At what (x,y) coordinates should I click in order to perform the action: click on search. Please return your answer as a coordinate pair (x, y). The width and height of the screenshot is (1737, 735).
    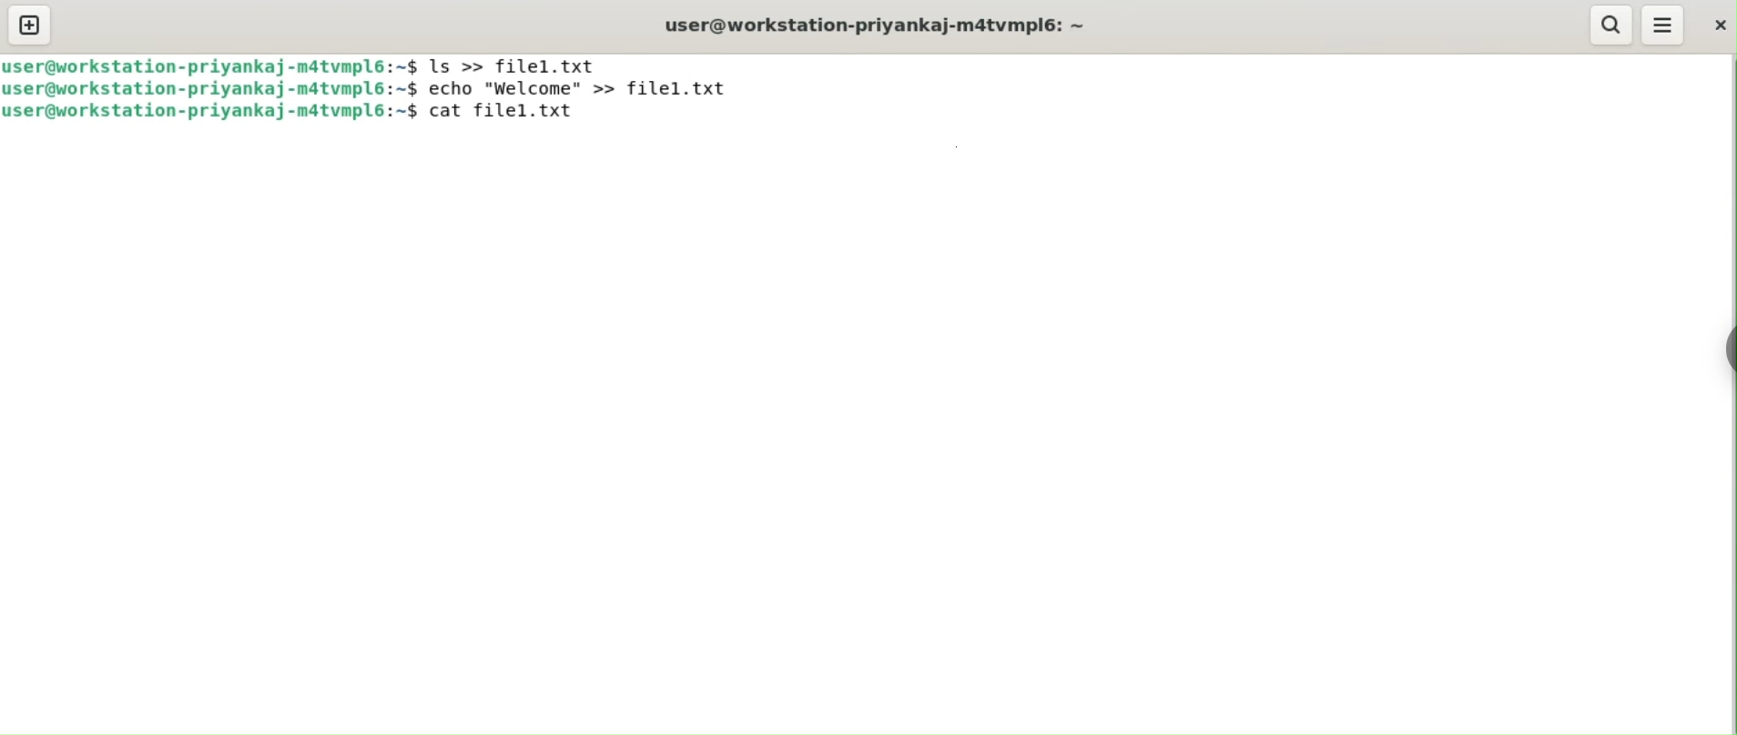
    Looking at the image, I should click on (1610, 25).